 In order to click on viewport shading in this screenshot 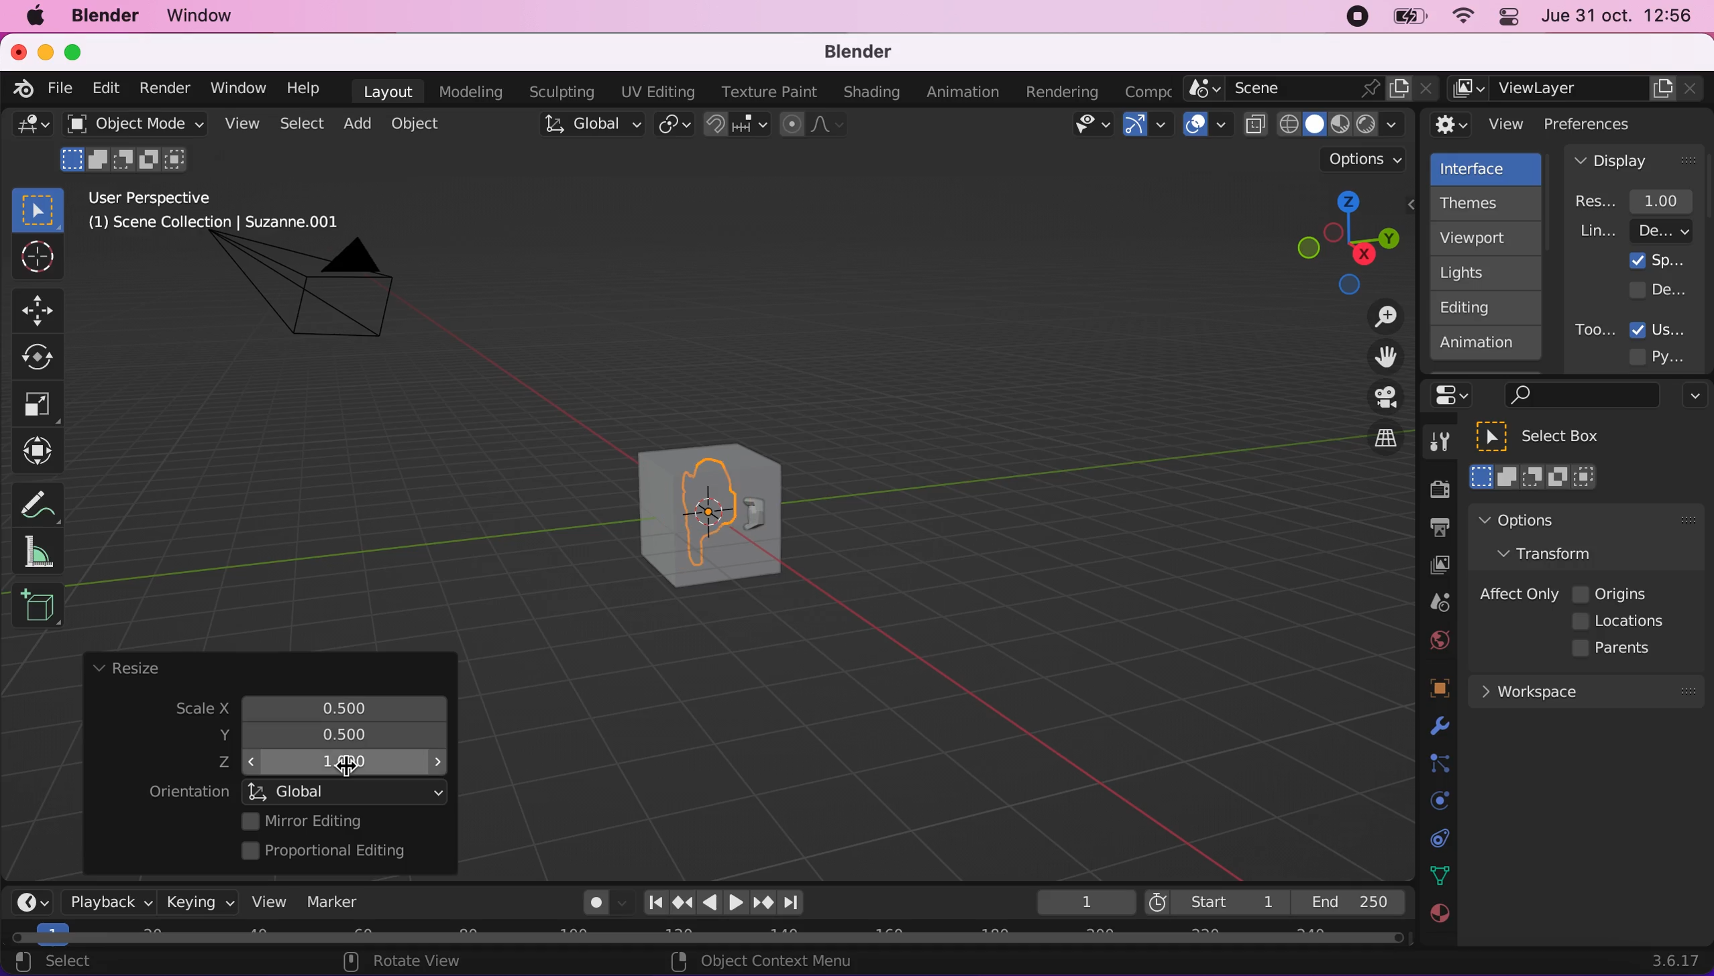, I will do `click(1328, 124)`.